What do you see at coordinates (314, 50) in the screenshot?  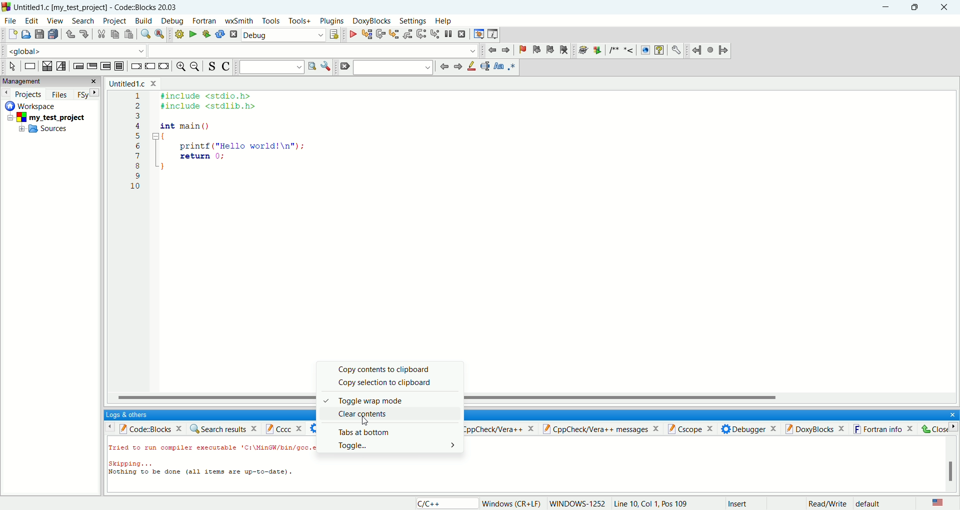 I see `blank space` at bounding box center [314, 50].